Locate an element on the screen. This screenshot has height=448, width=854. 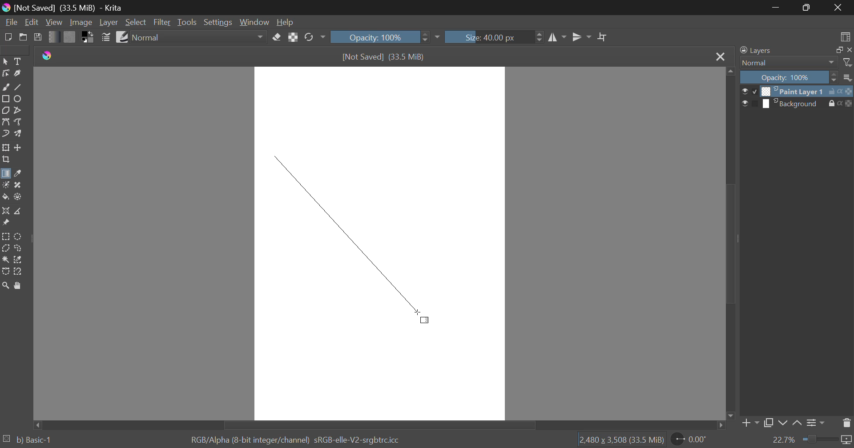
Add Layer is located at coordinates (749, 425).